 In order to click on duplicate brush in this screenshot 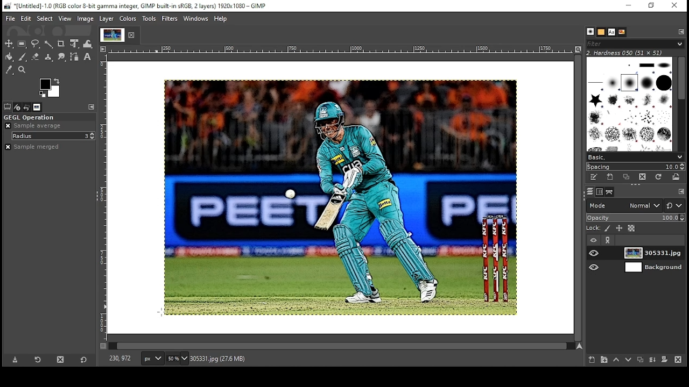, I will do `click(627, 177)`.